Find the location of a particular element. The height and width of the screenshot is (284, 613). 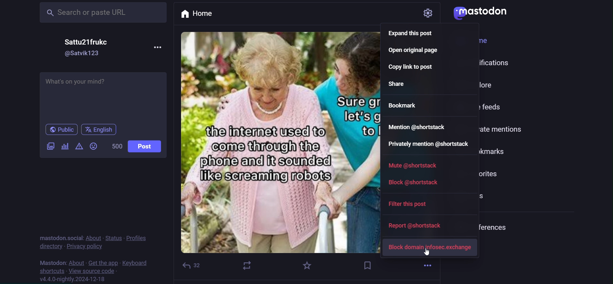

source code is located at coordinates (92, 272).